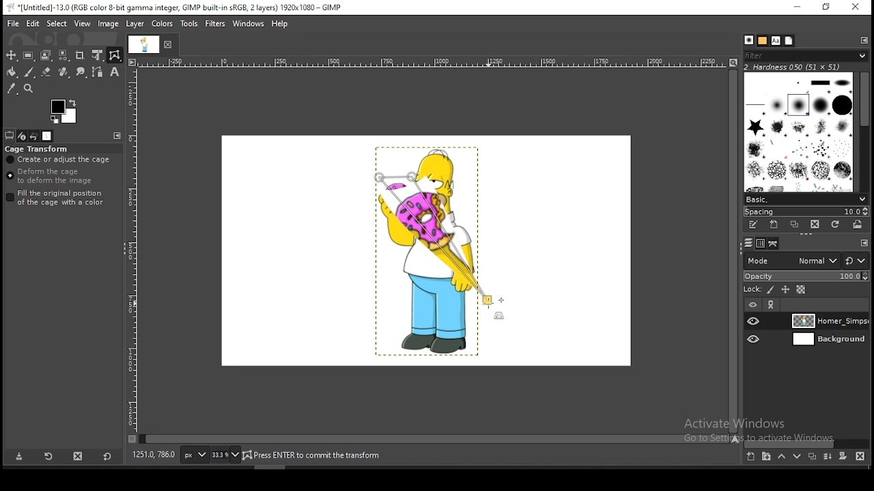  What do you see at coordinates (776, 226) in the screenshot?
I see `create a new brush` at bounding box center [776, 226].